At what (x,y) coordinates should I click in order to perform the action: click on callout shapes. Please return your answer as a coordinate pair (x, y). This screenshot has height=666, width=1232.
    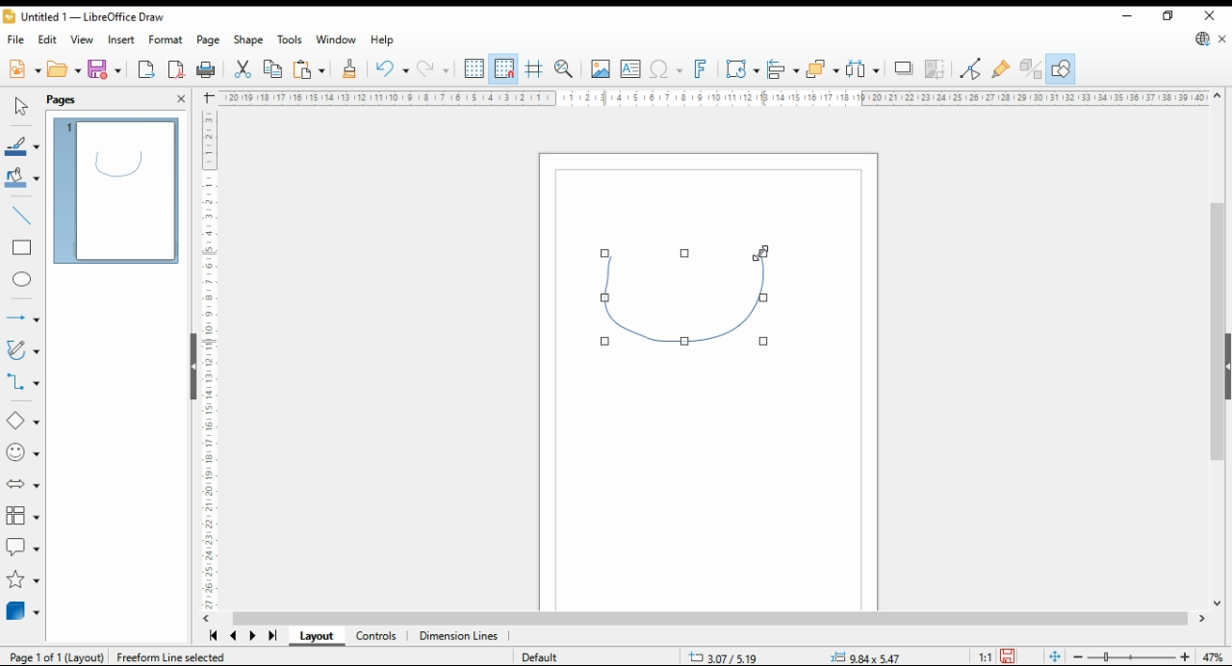
    Looking at the image, I should click on (22, 548).